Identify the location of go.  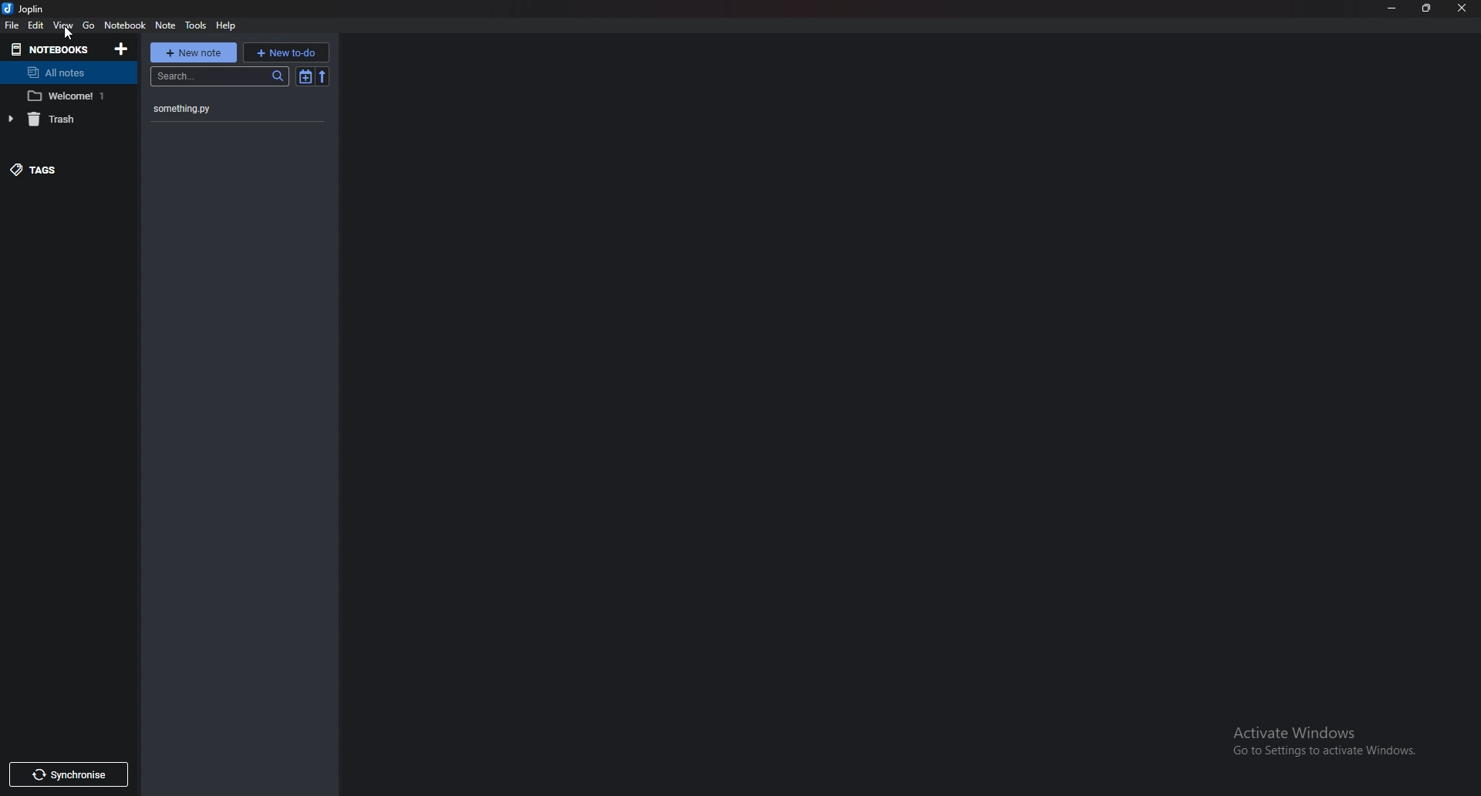
(89, 25).